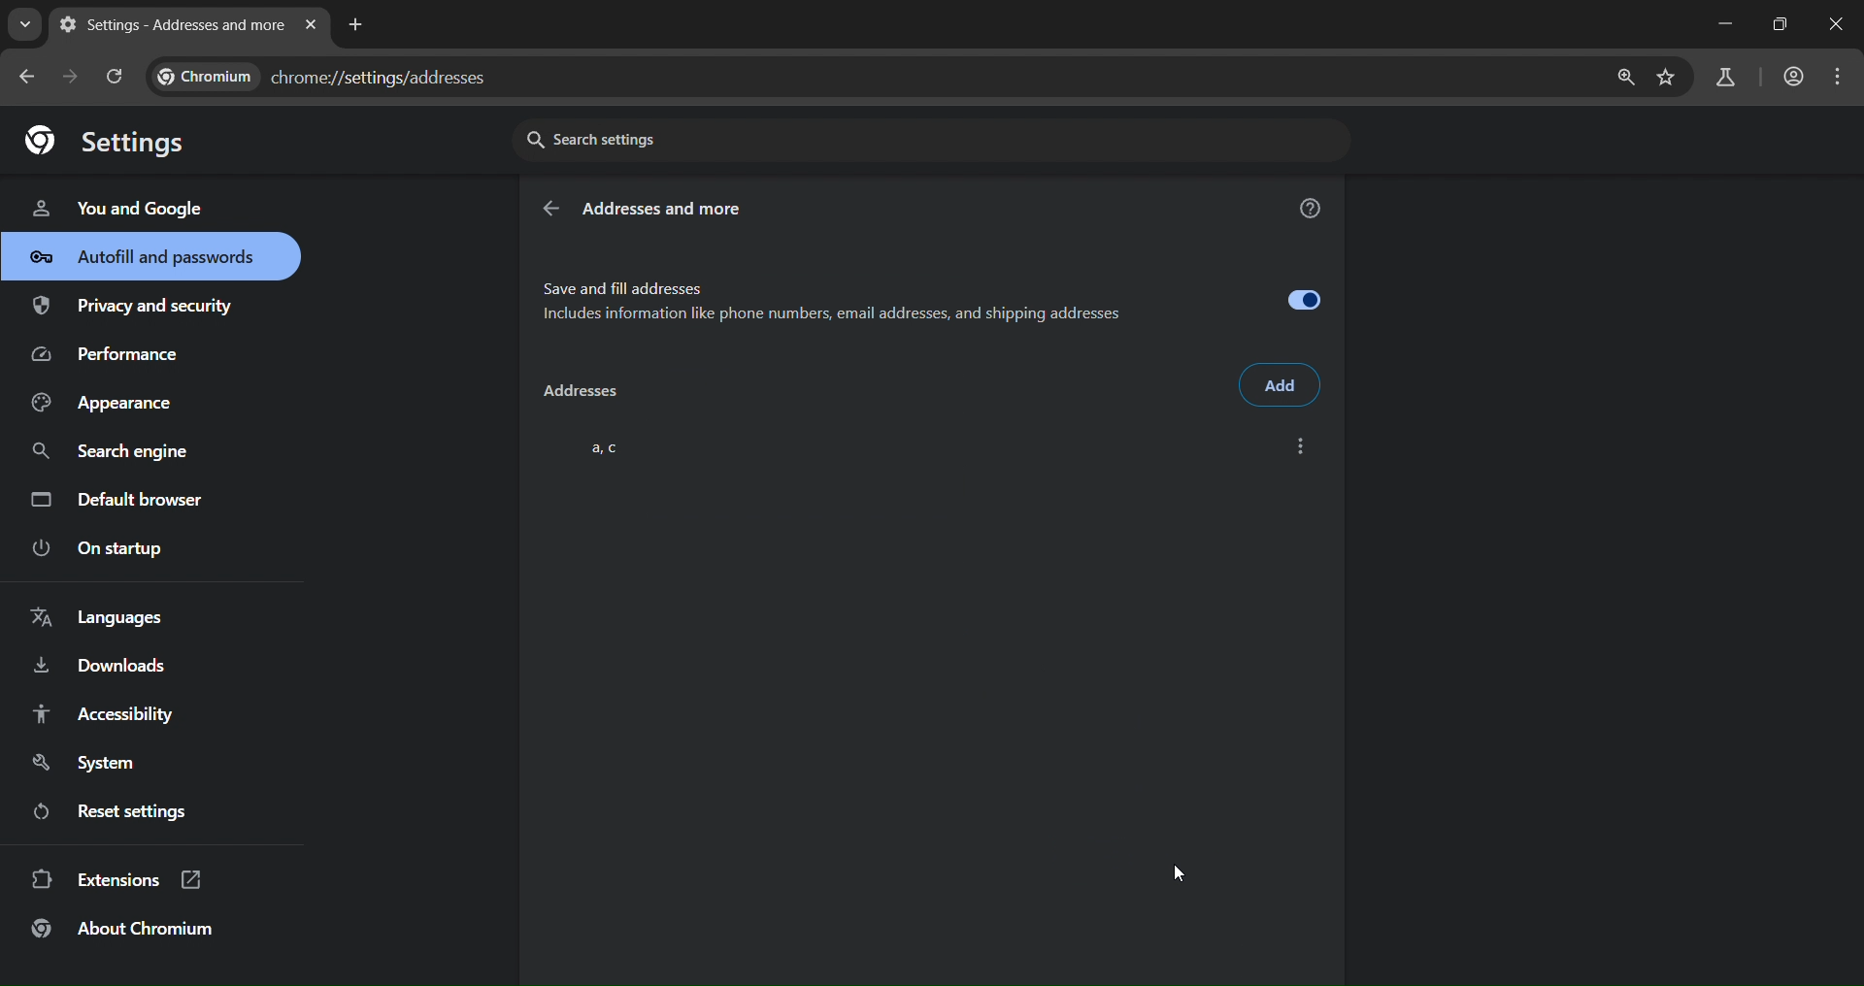  I want to click on go back one page, so click(74, 76).